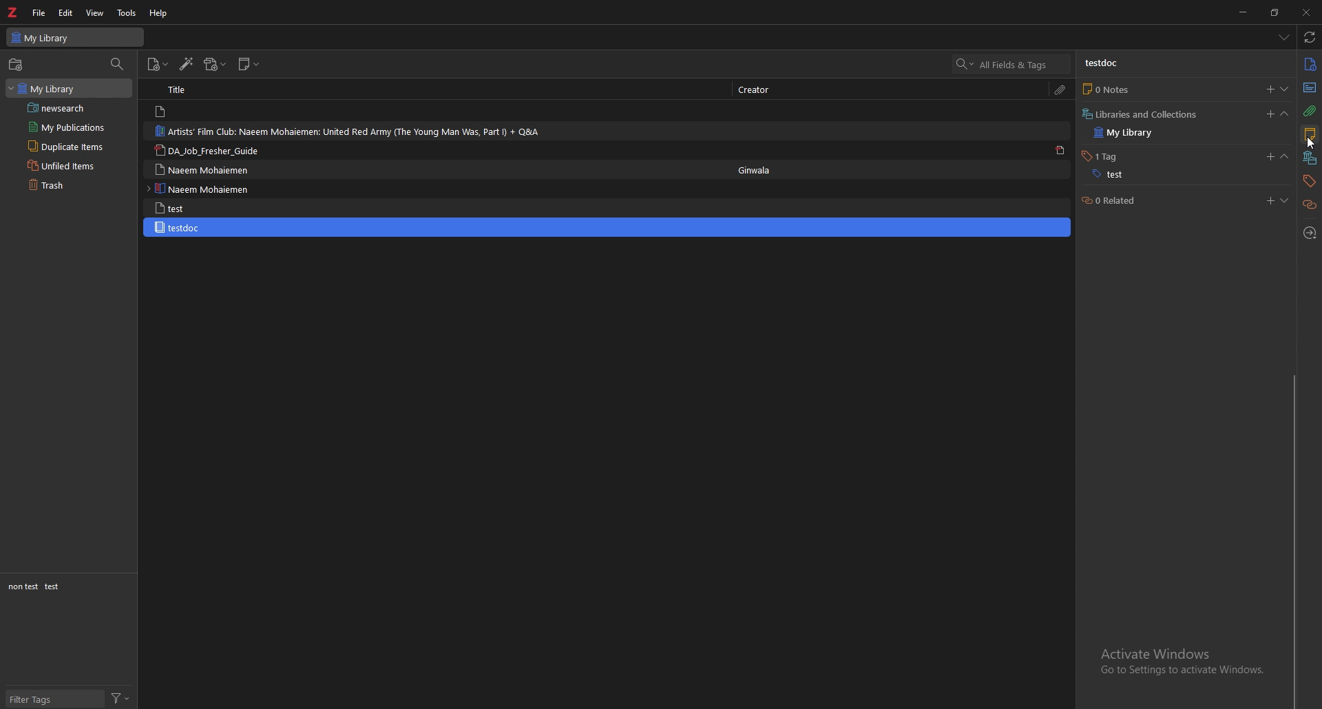  I want to click on add tags, so click(1270, 158).